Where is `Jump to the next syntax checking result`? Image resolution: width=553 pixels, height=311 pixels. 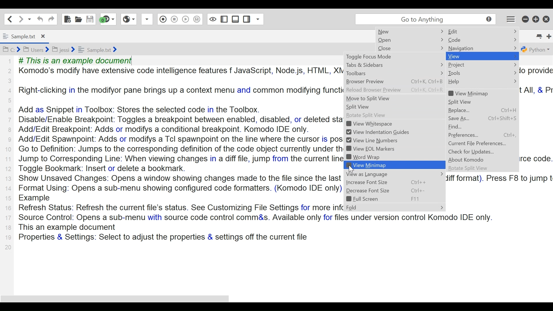
Jump to the next syntax checking result is located at coordinates (109, 19).